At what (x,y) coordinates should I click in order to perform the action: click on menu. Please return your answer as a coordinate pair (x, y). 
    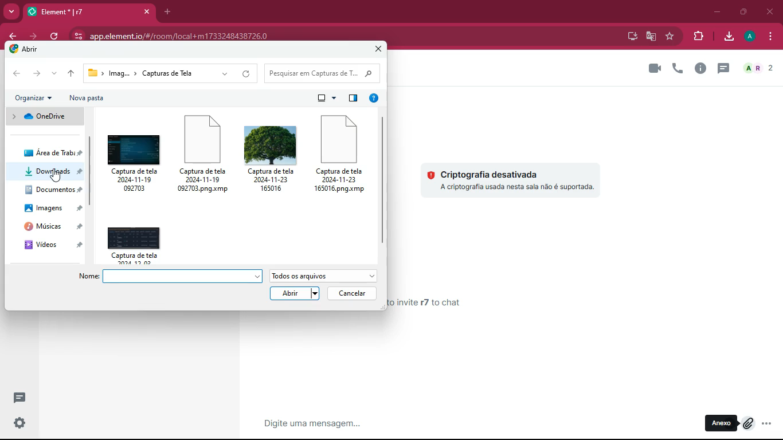
    Looking at the image, I should click on (768, 37).